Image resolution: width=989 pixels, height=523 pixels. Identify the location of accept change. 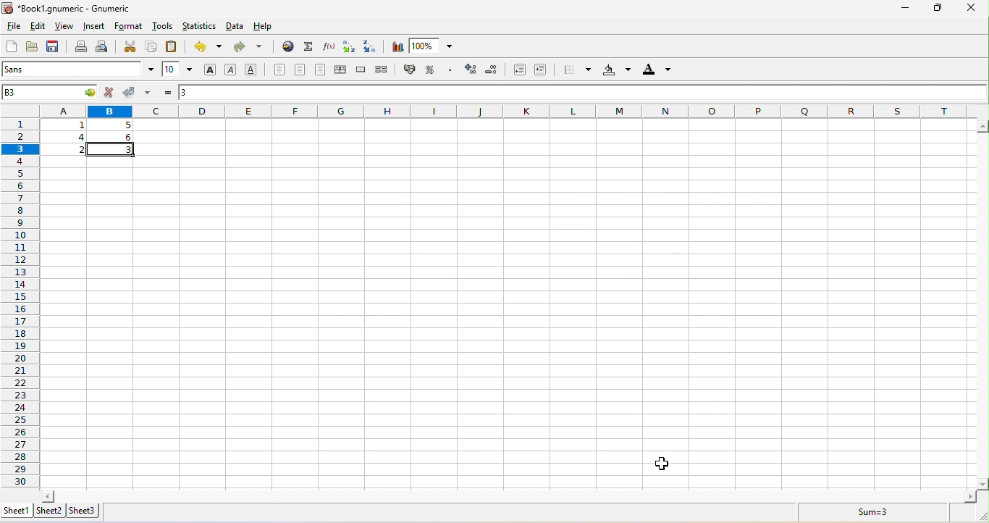
(139, 92).